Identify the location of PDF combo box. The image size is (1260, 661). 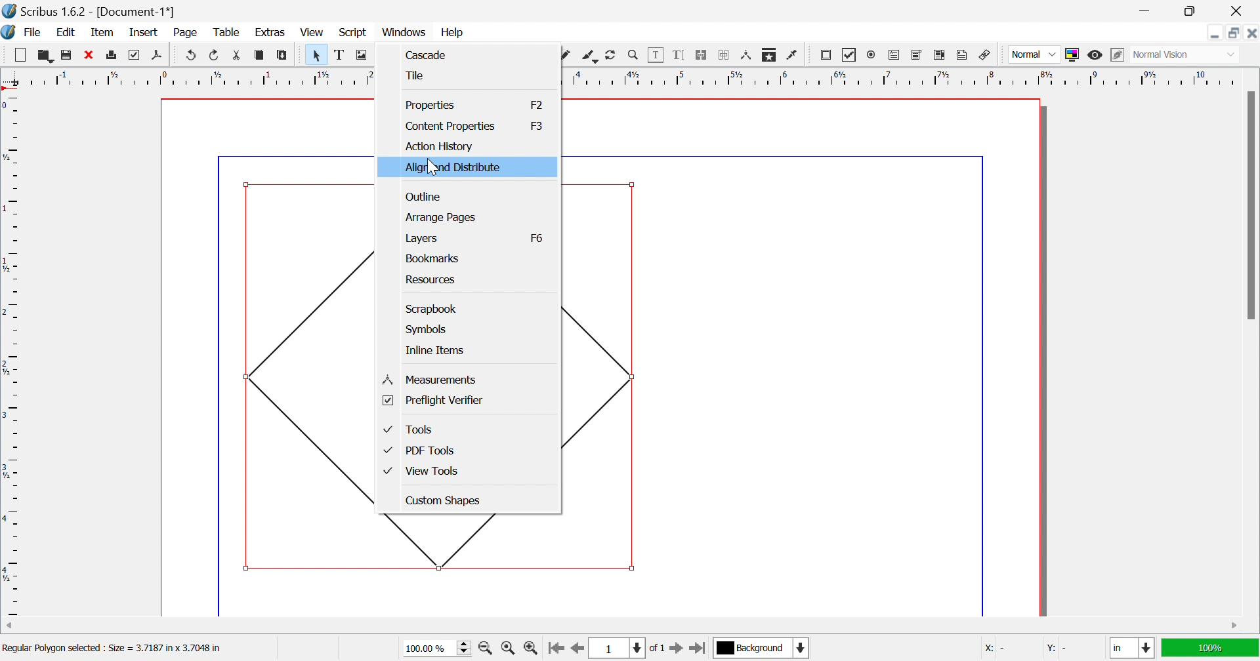
(917, 55).